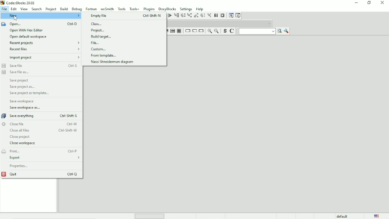  What do you see at coordinates (233, 31) in the screenshot?
I see `Toggle comments` at bounding box center [233, 31].